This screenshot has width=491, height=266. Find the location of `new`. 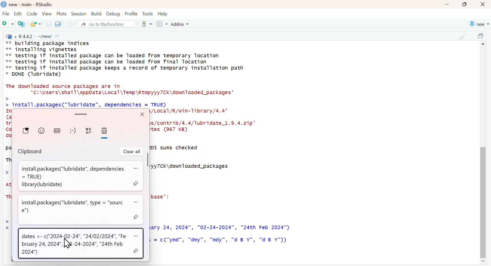

new is located at coordinates (478, 24).